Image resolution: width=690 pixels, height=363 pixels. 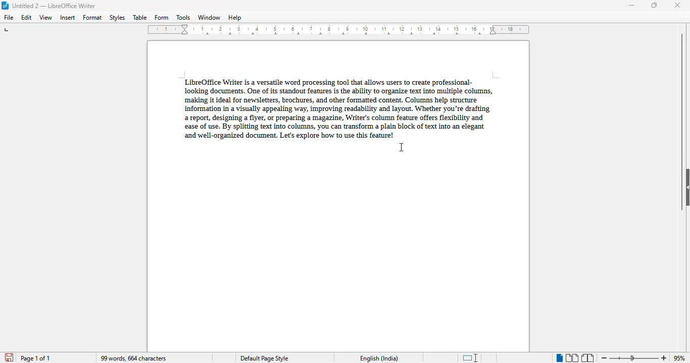 What do you see at coordinates (162, 18) in the screenshot?
I see `form` at bounding box center [162, 18].